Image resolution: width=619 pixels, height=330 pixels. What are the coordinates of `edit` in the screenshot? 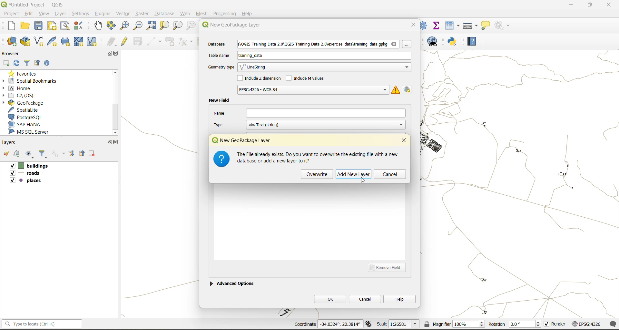 It's located at (29, 13).